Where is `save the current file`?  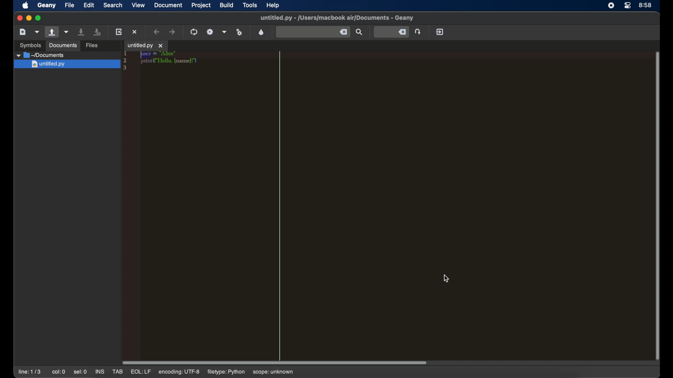 save the current file is located at coordinates (82, 32).